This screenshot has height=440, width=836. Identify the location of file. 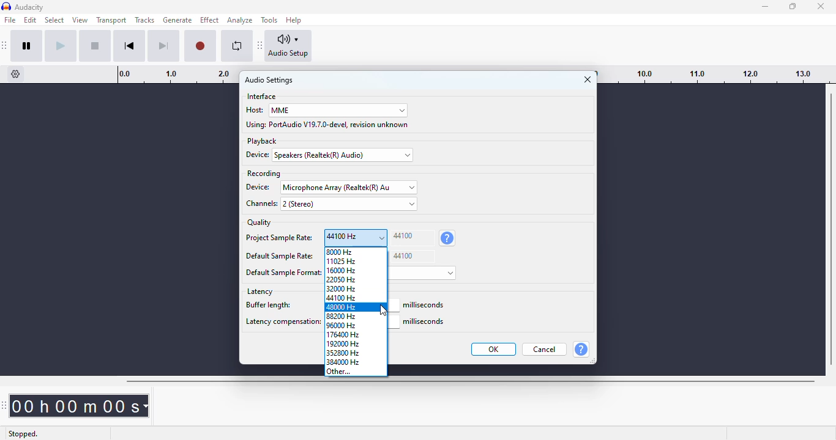
(10, 20).